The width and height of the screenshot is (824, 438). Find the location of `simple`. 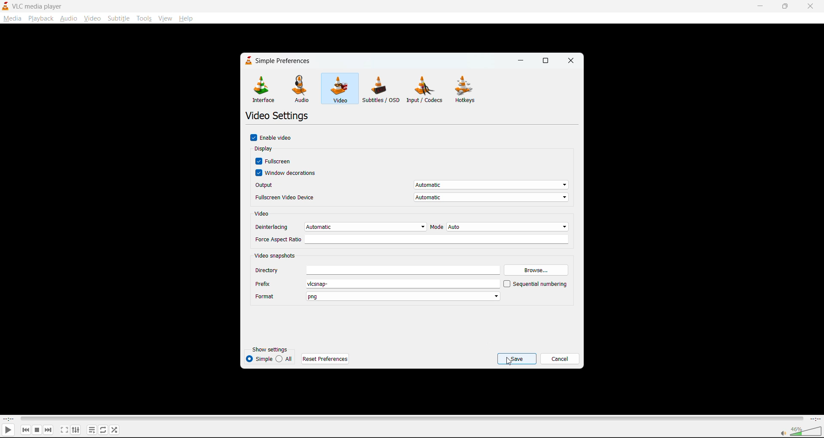

simple is located at coordinates (259, 359).